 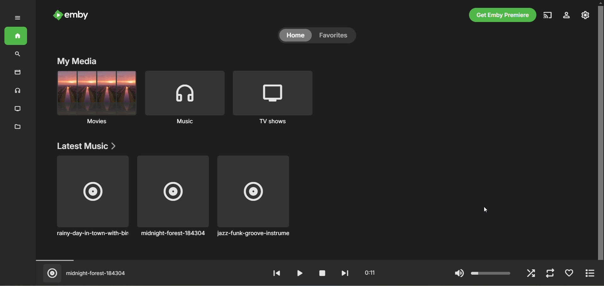 I want to click on play on another device, so click(x=548, y=15).